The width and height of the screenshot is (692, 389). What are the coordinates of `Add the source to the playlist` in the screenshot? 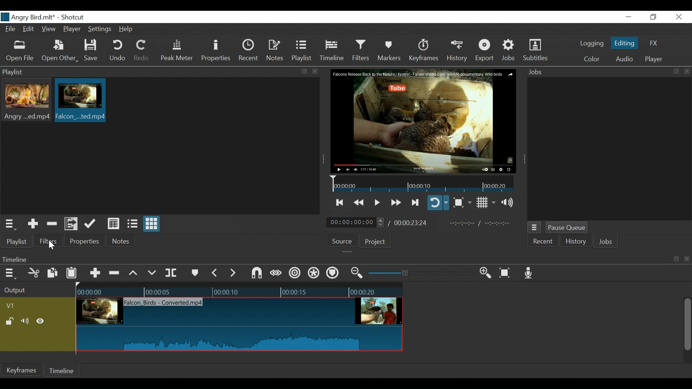 It's located at (34, 224).